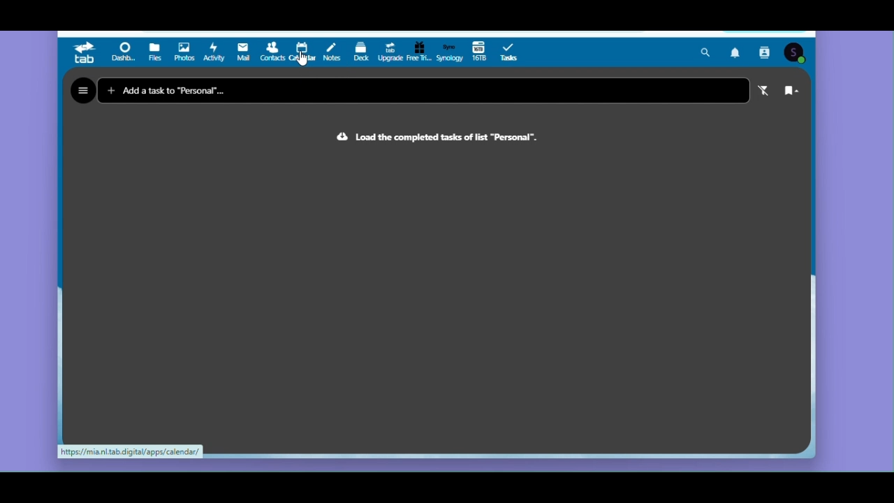  What do you see at coordinates (737, 52) in the screenshot?
I see `Notifications` at bounding box center [737, 52].